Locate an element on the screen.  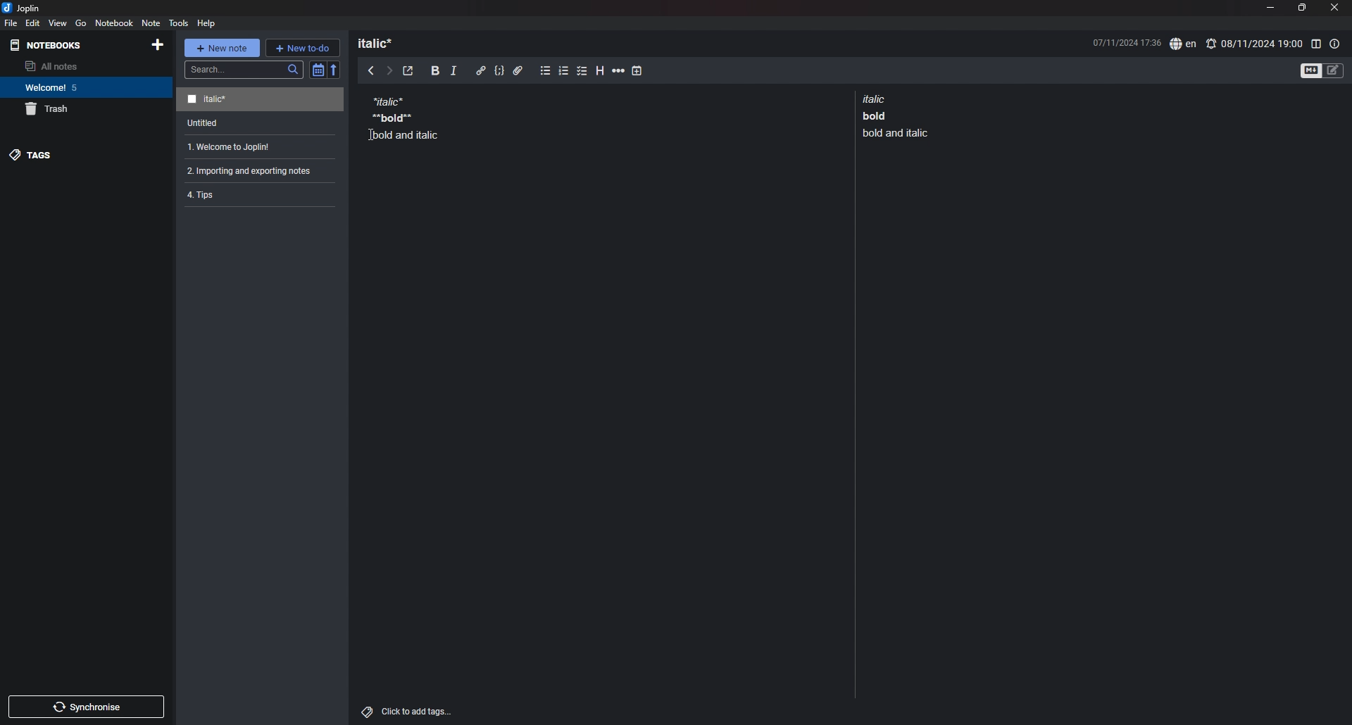
add notebook is located at coordinates (156, 44).